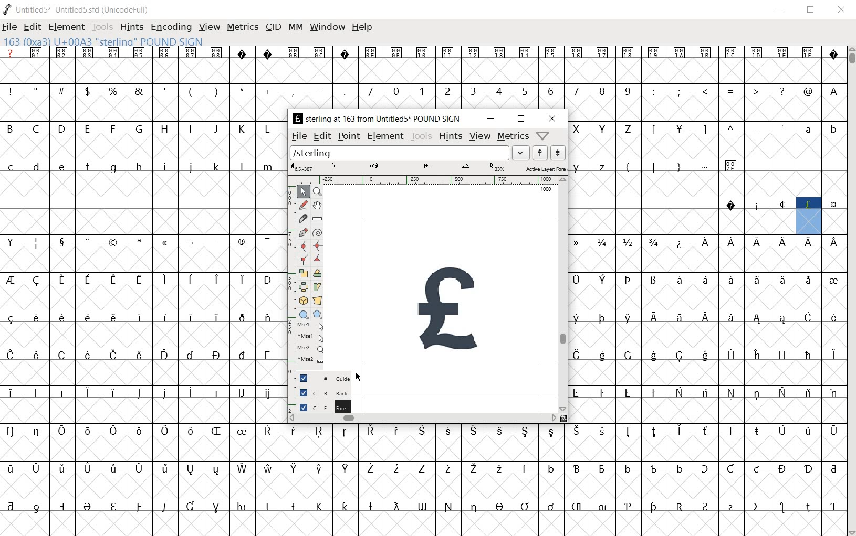 The height and width of the screenshot is (536, 856). Describe the element at coordinates (833, 506) in the screenshot. I see `Symbol` at that location.